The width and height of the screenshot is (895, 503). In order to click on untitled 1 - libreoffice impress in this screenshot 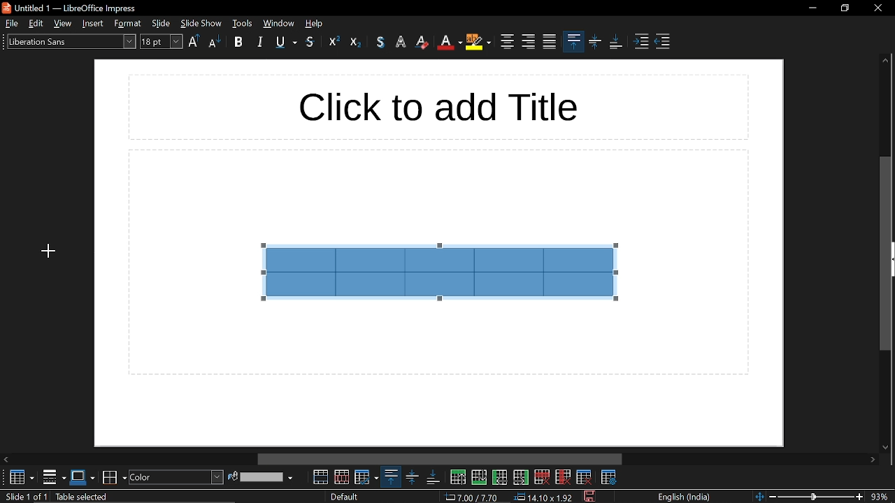, I will do `click(71, 8)`.